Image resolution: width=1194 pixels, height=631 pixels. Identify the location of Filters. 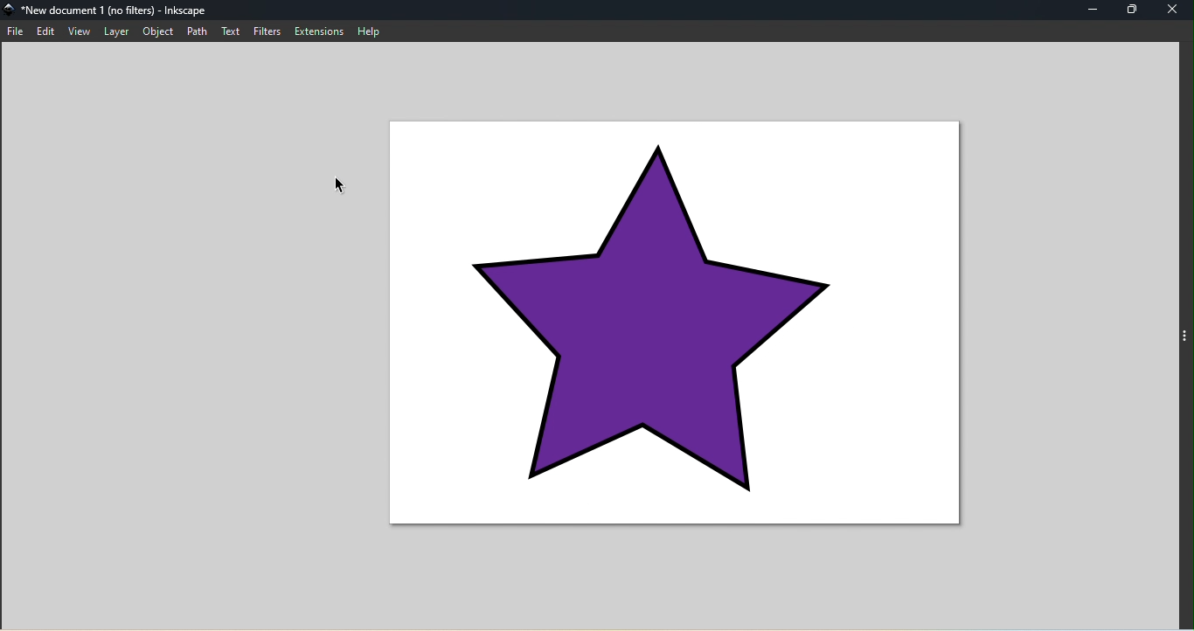
(267, 30).